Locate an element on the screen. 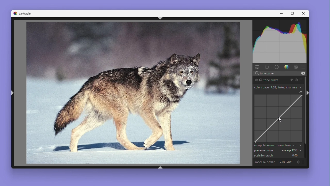 This screenshot has width=330, height=186. V3.0 RAW is located at coordinates (286, 162).